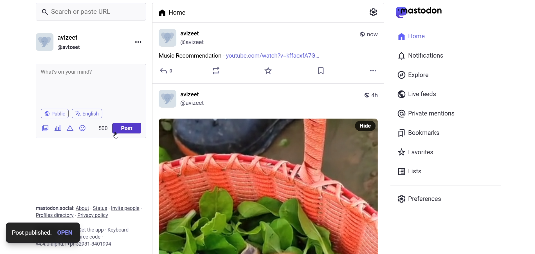 This screenshot has width=535, height=254. Describe the element at coordinates (409, 171) in the screenshot. I see `Lists` at that location.